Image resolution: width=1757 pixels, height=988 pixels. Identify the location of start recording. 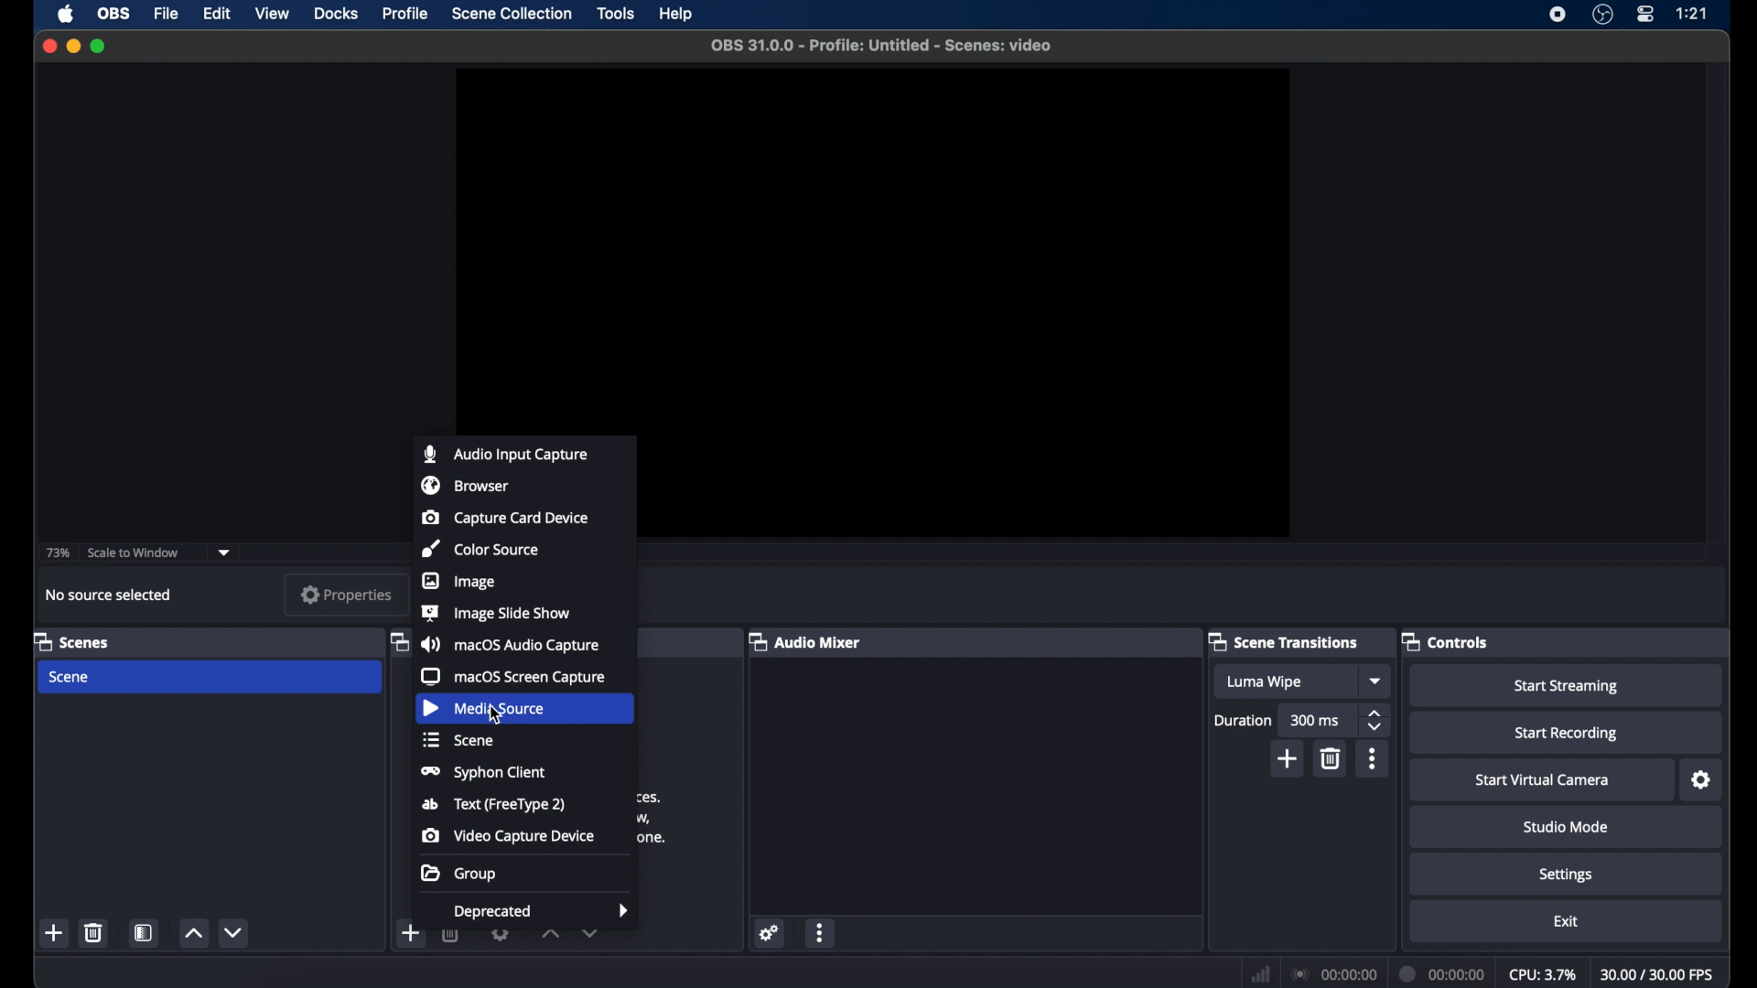
(1568, 732).